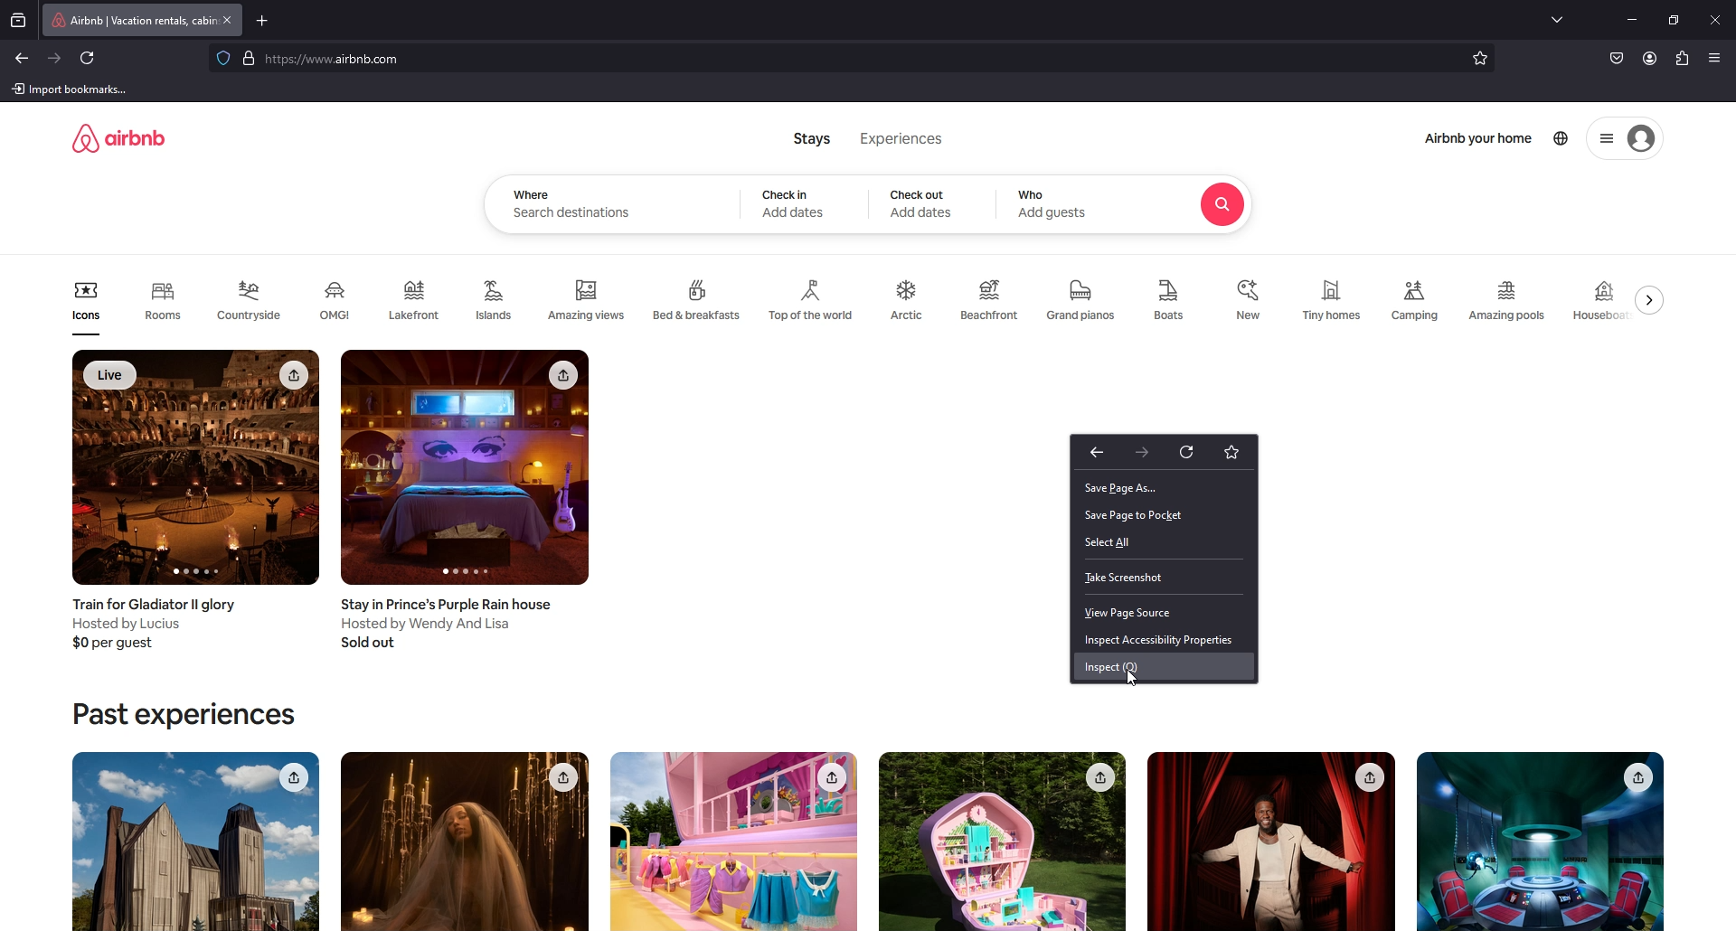 The image size is (1736, 931). I want to click on tab, so click(130, 20).